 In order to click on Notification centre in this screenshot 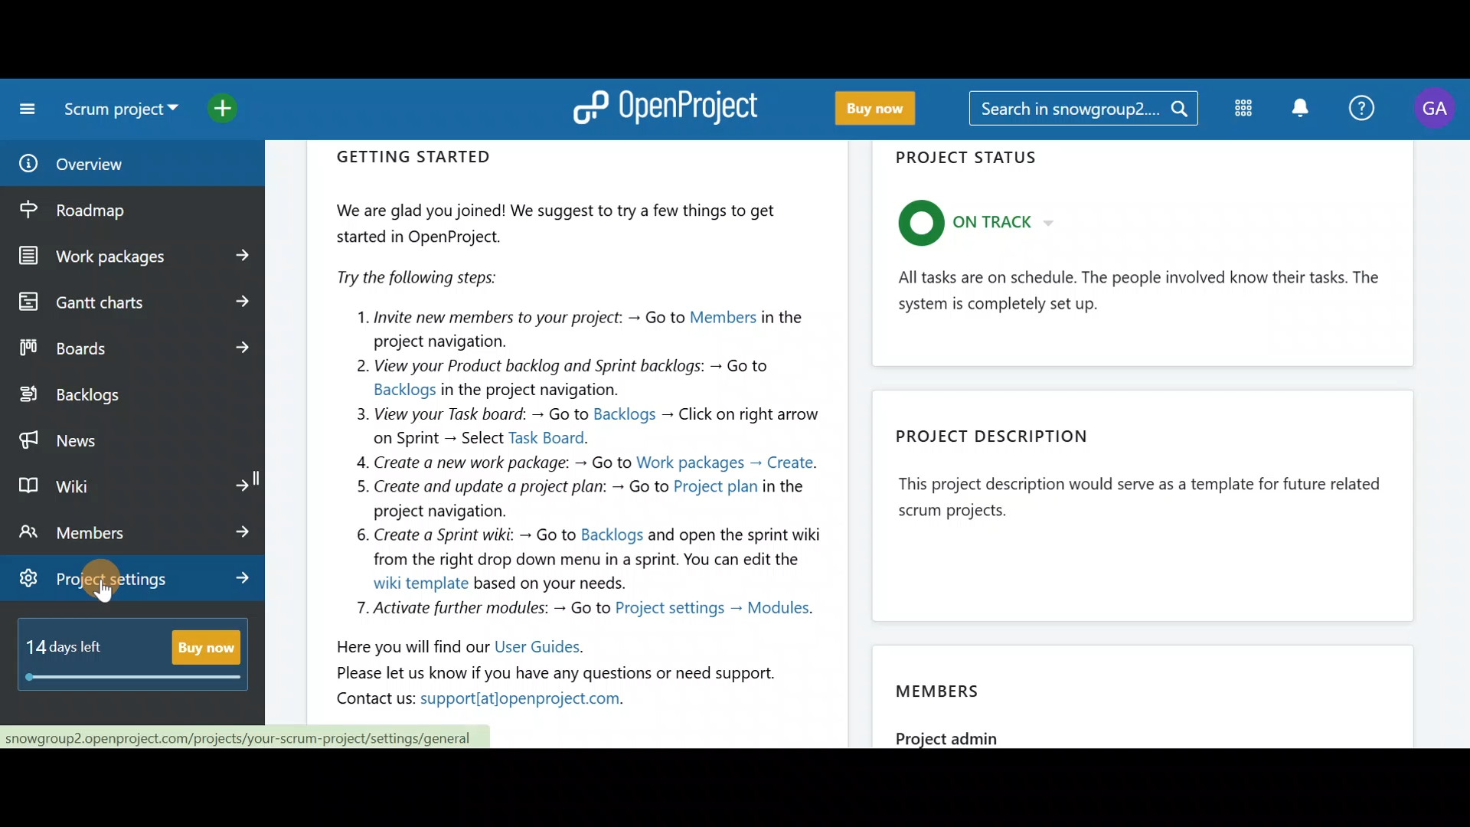, I will do `click(1296, 107)`.